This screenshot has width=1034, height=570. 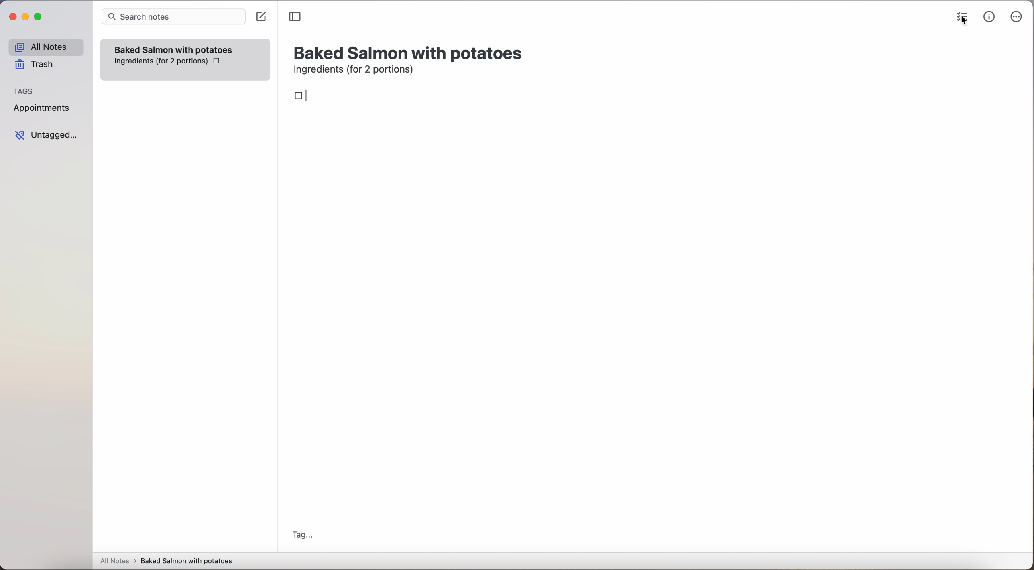 What do you see at coordinates (302, 536) in the screenshot?
I see `tag` at bounding box center [302, 536].